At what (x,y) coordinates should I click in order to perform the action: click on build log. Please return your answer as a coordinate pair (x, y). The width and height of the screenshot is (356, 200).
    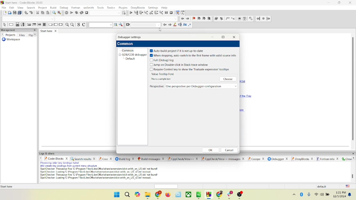
    Looking at the image, I should click on (125, 159).